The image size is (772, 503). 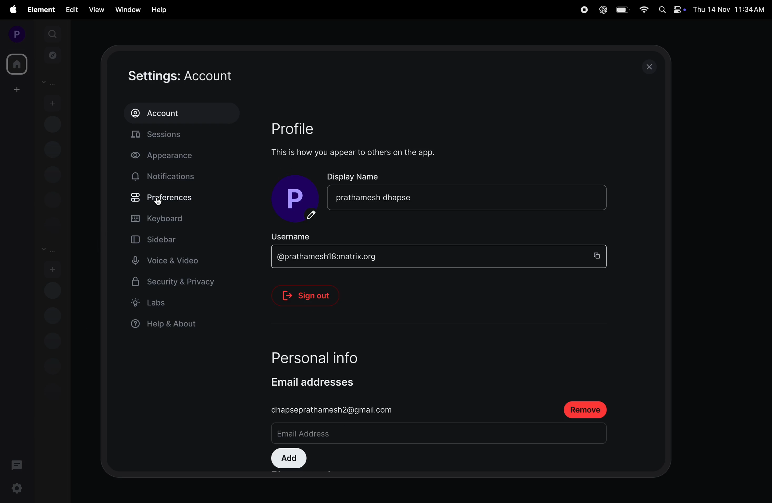 What do you see at coordinates (185, 113) in the screenshot?
I see `account` at bounding box center [185, 113].